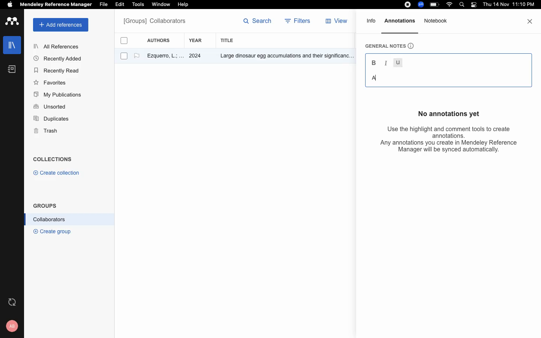 The image size is (541, 338). I want to click on close, so click(530, 21).